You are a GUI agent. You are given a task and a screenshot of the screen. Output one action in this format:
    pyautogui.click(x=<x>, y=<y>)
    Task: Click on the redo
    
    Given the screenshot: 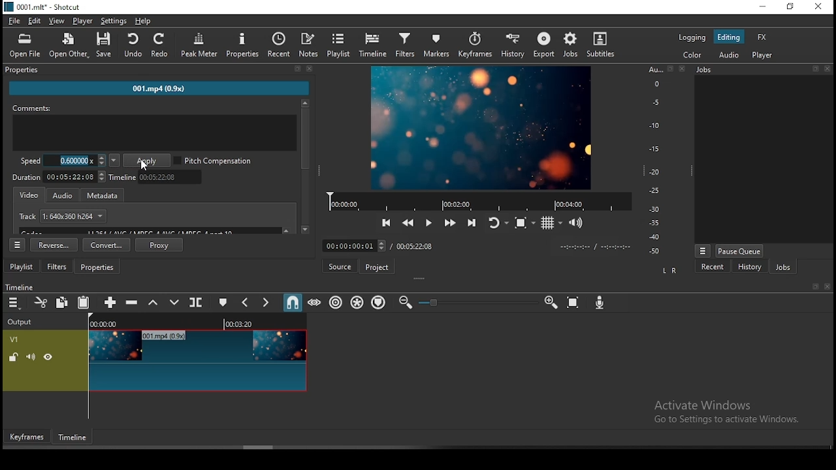 What is the action you would take?
    pyautogui.click(x=162, y=45)
    